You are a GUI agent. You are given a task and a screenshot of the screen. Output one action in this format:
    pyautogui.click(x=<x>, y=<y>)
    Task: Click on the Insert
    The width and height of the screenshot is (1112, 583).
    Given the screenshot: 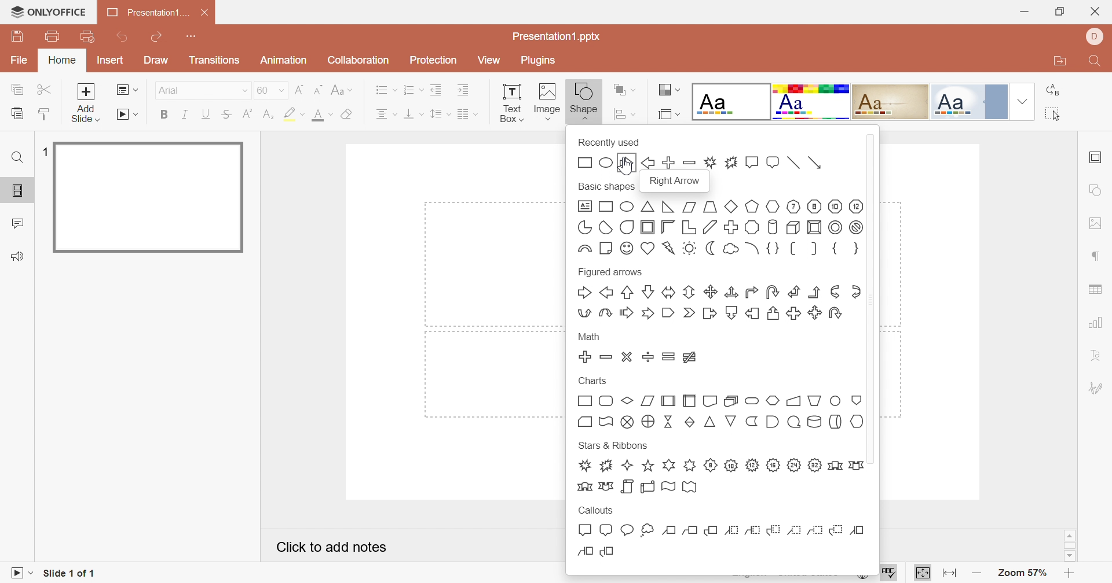 What is the action you would take?
    pyautogui.click(x=109, y=61)
    